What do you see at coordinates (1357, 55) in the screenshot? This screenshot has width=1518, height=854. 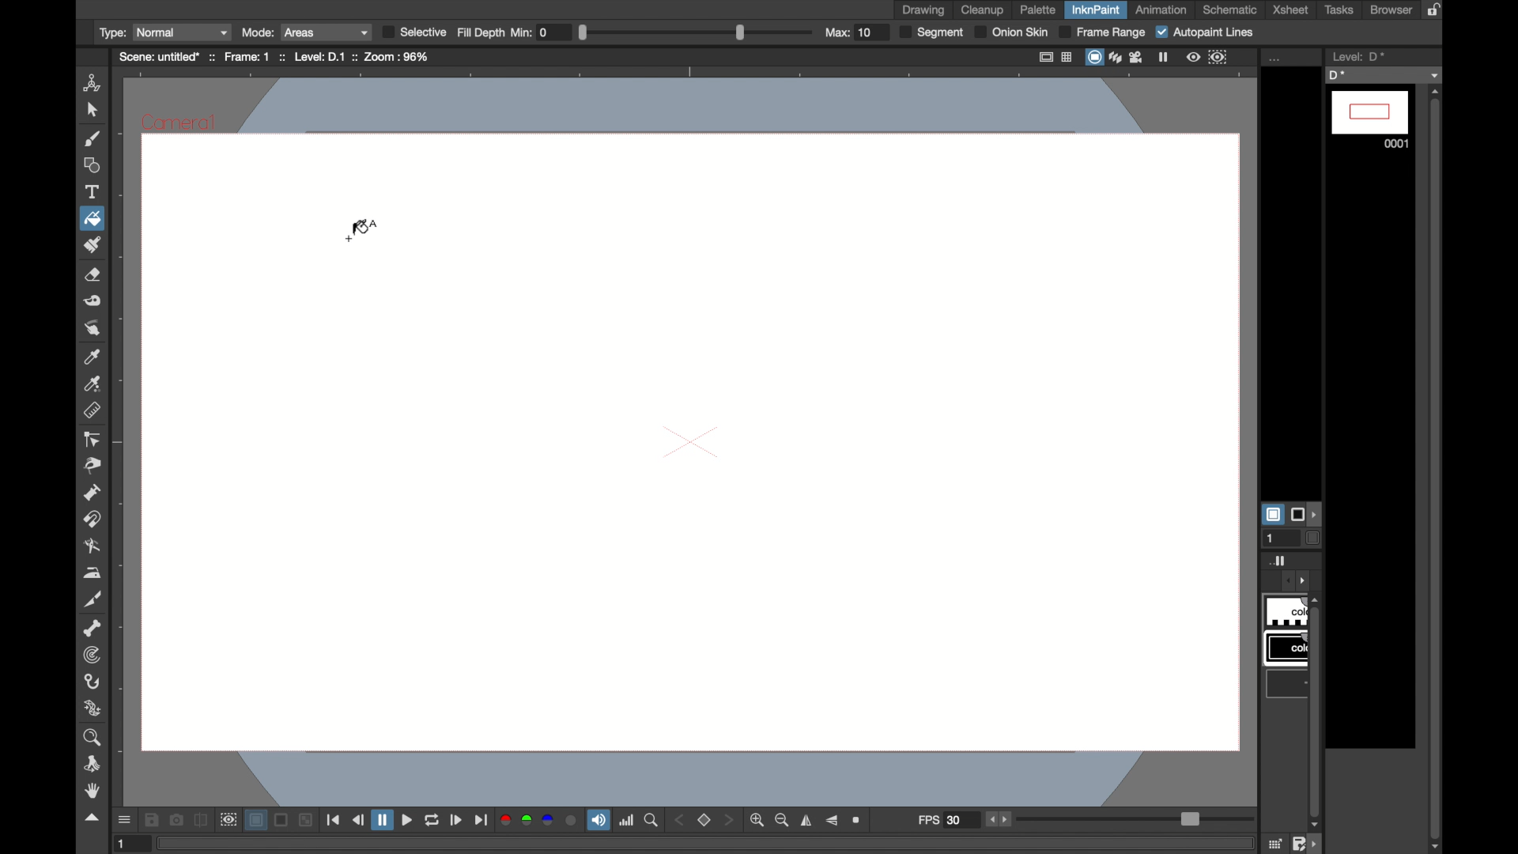 I see `level` at bounding box center [1357, 55].